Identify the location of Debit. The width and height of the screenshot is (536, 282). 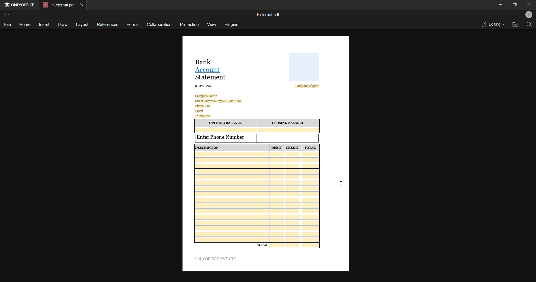
(277, 148).